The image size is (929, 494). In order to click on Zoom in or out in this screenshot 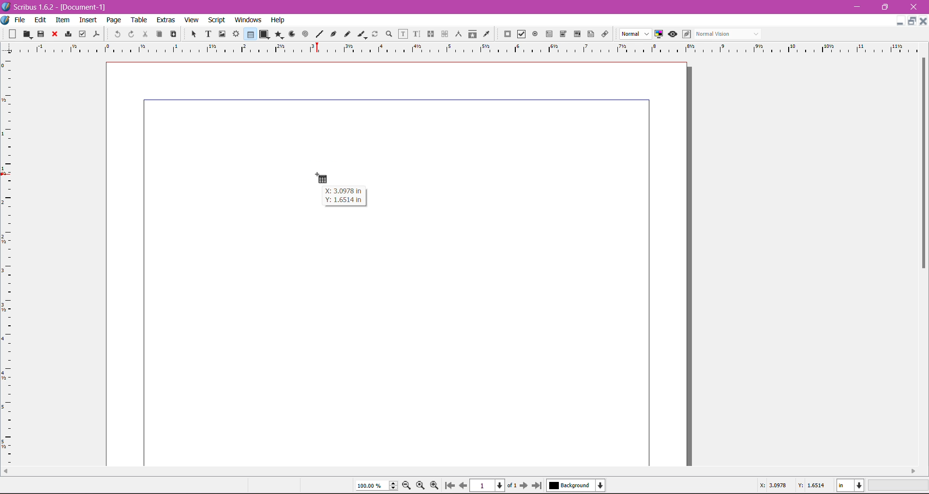, I will do `click(386, 33)`.